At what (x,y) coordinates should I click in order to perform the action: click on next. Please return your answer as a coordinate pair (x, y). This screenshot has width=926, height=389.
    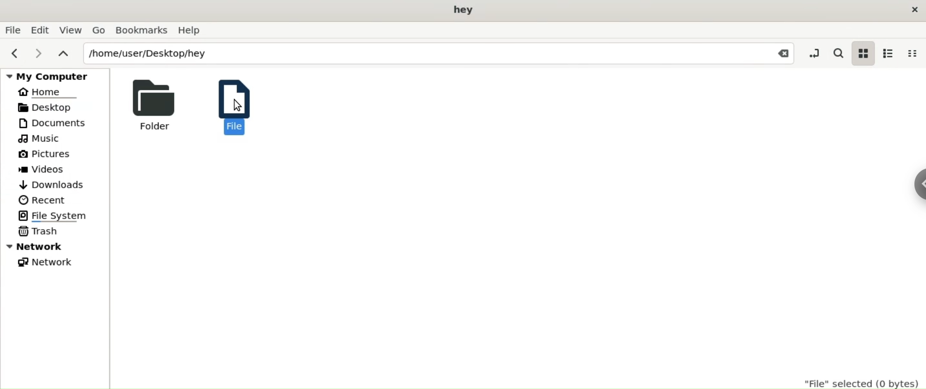
    Looking at the image, I should click on (38, 55).